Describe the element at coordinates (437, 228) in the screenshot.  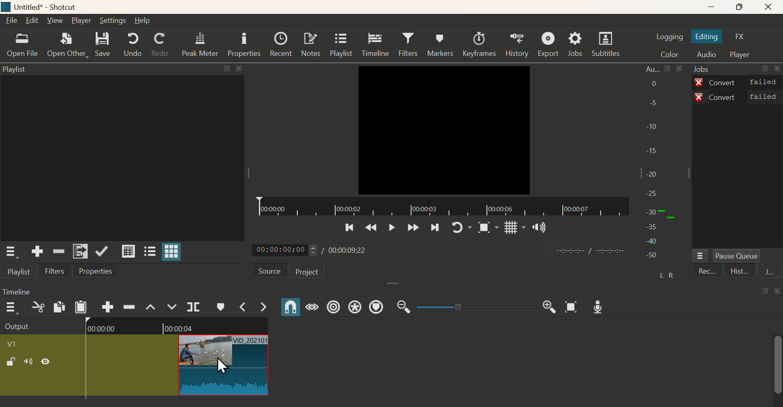
I see `Next` at that location.